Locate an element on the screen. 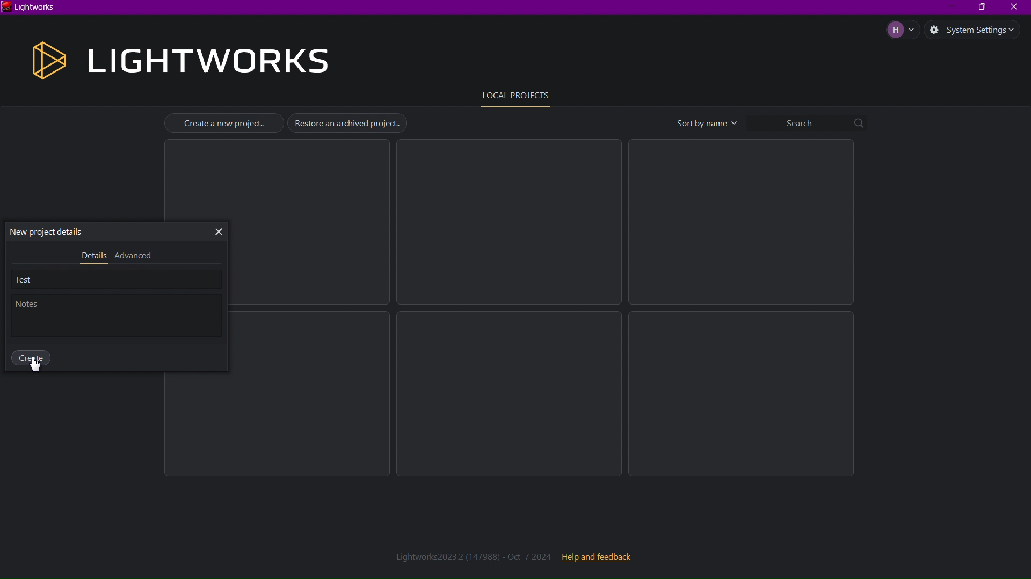 This screenshot has height=579, width=1031. Close is located at coordinates (1015, 8).